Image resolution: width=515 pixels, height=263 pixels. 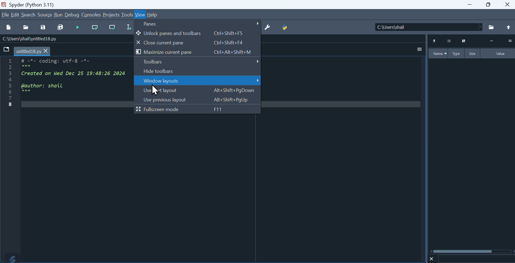 I want to click on minimize, so click(x=469, y=5).